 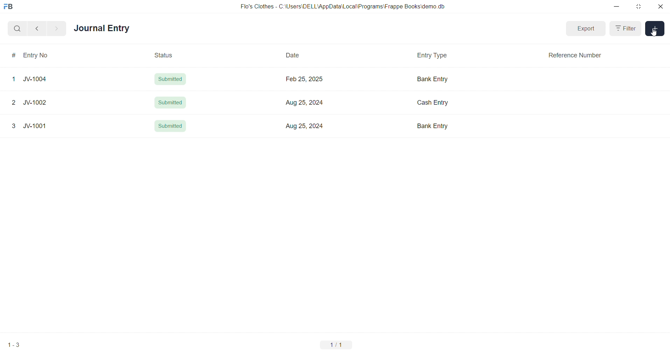 I want to click on Submitted, so click(x=170, y=103).